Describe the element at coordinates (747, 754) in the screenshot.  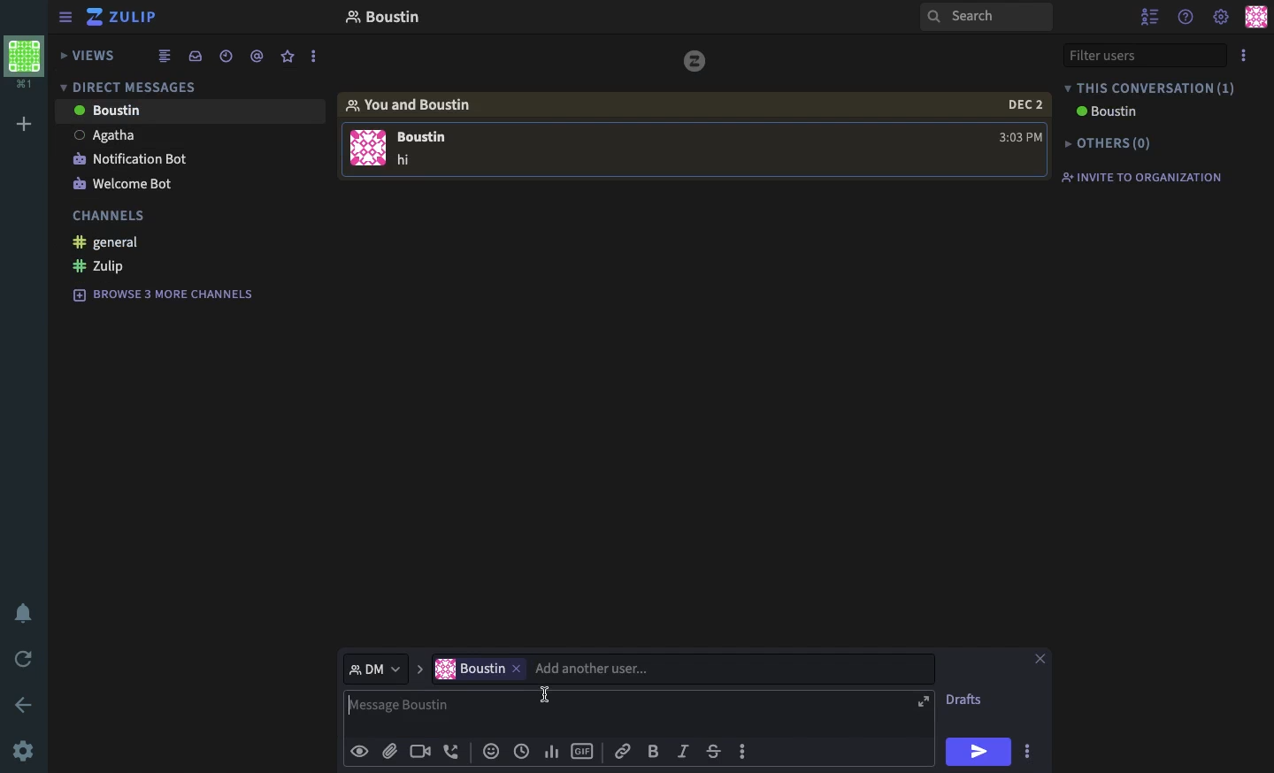
I see `options` at that location.